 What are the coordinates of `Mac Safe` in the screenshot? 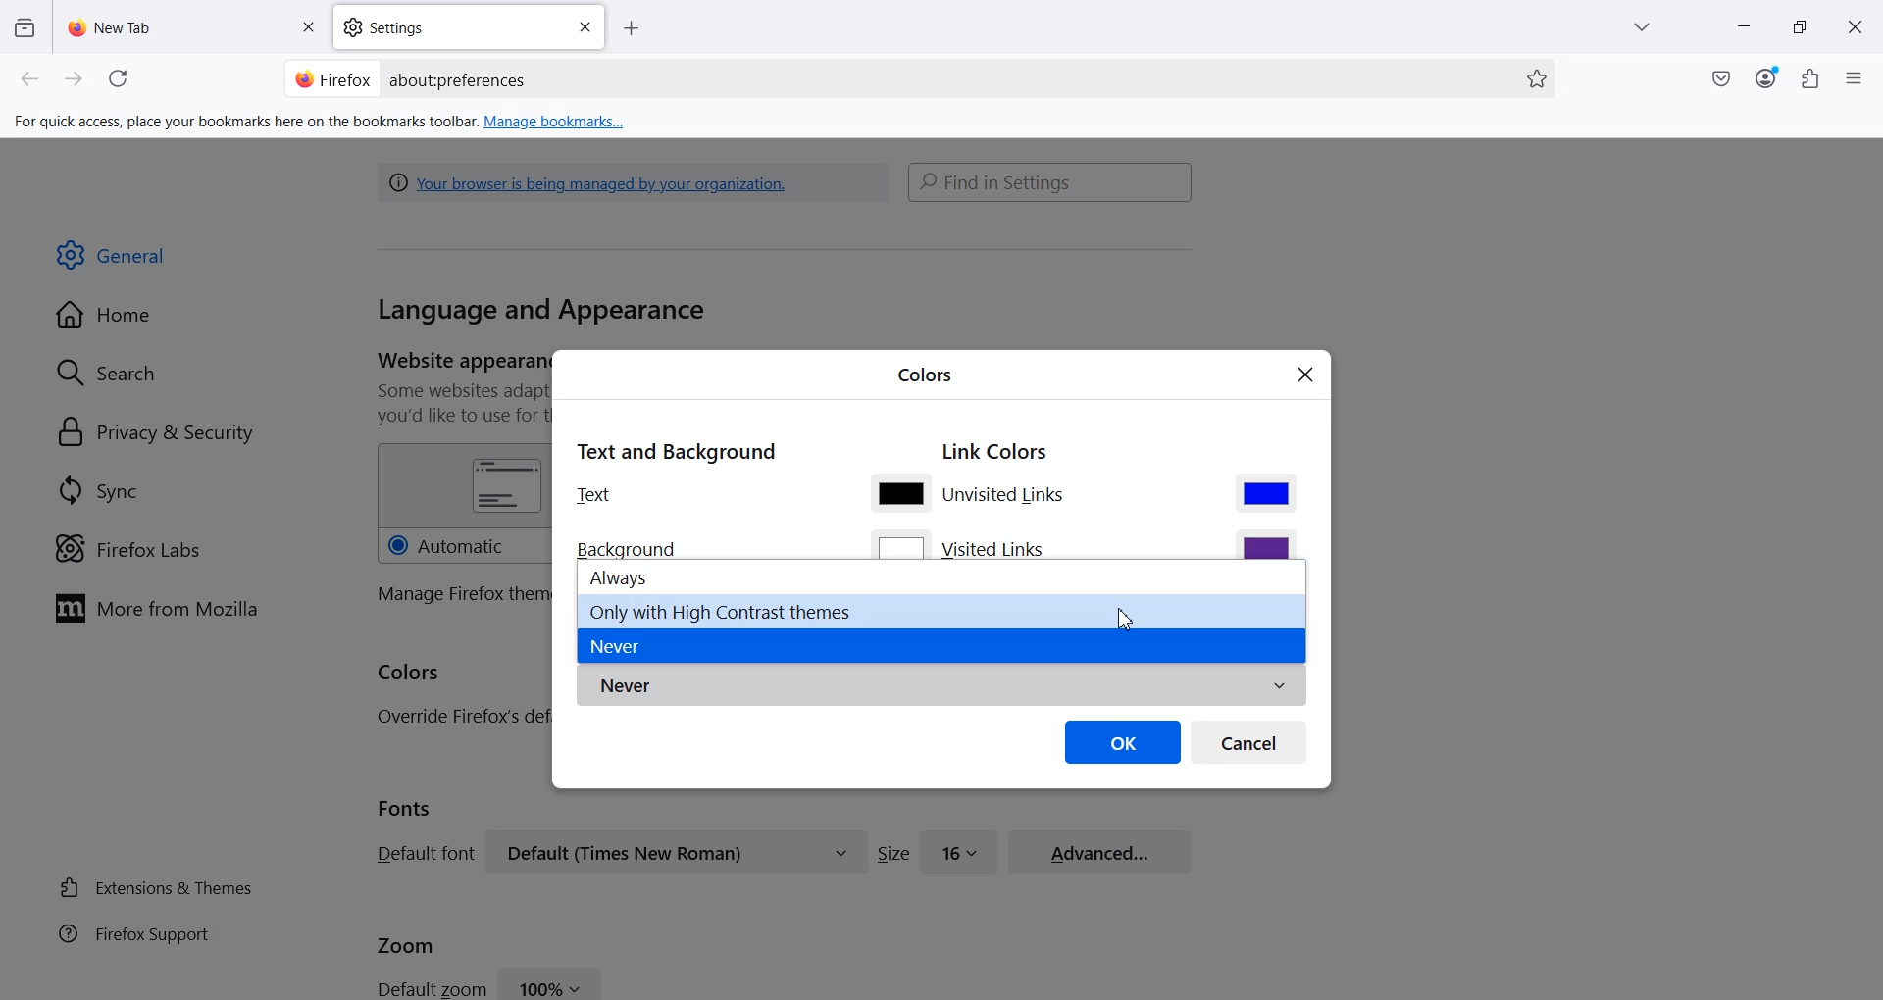 It's located at (1721, 78).